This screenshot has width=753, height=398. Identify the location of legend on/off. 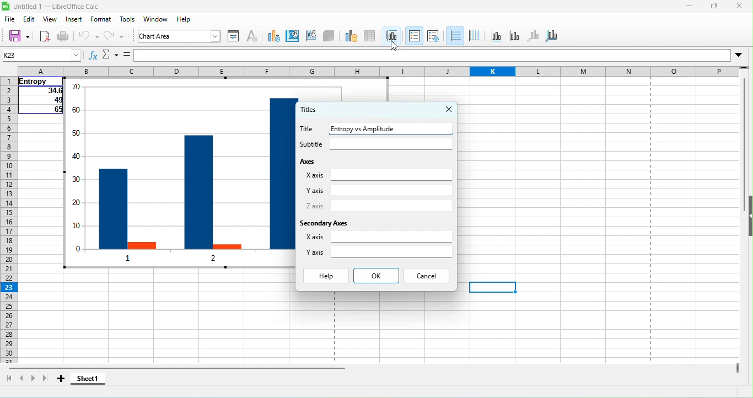
(414, 37).